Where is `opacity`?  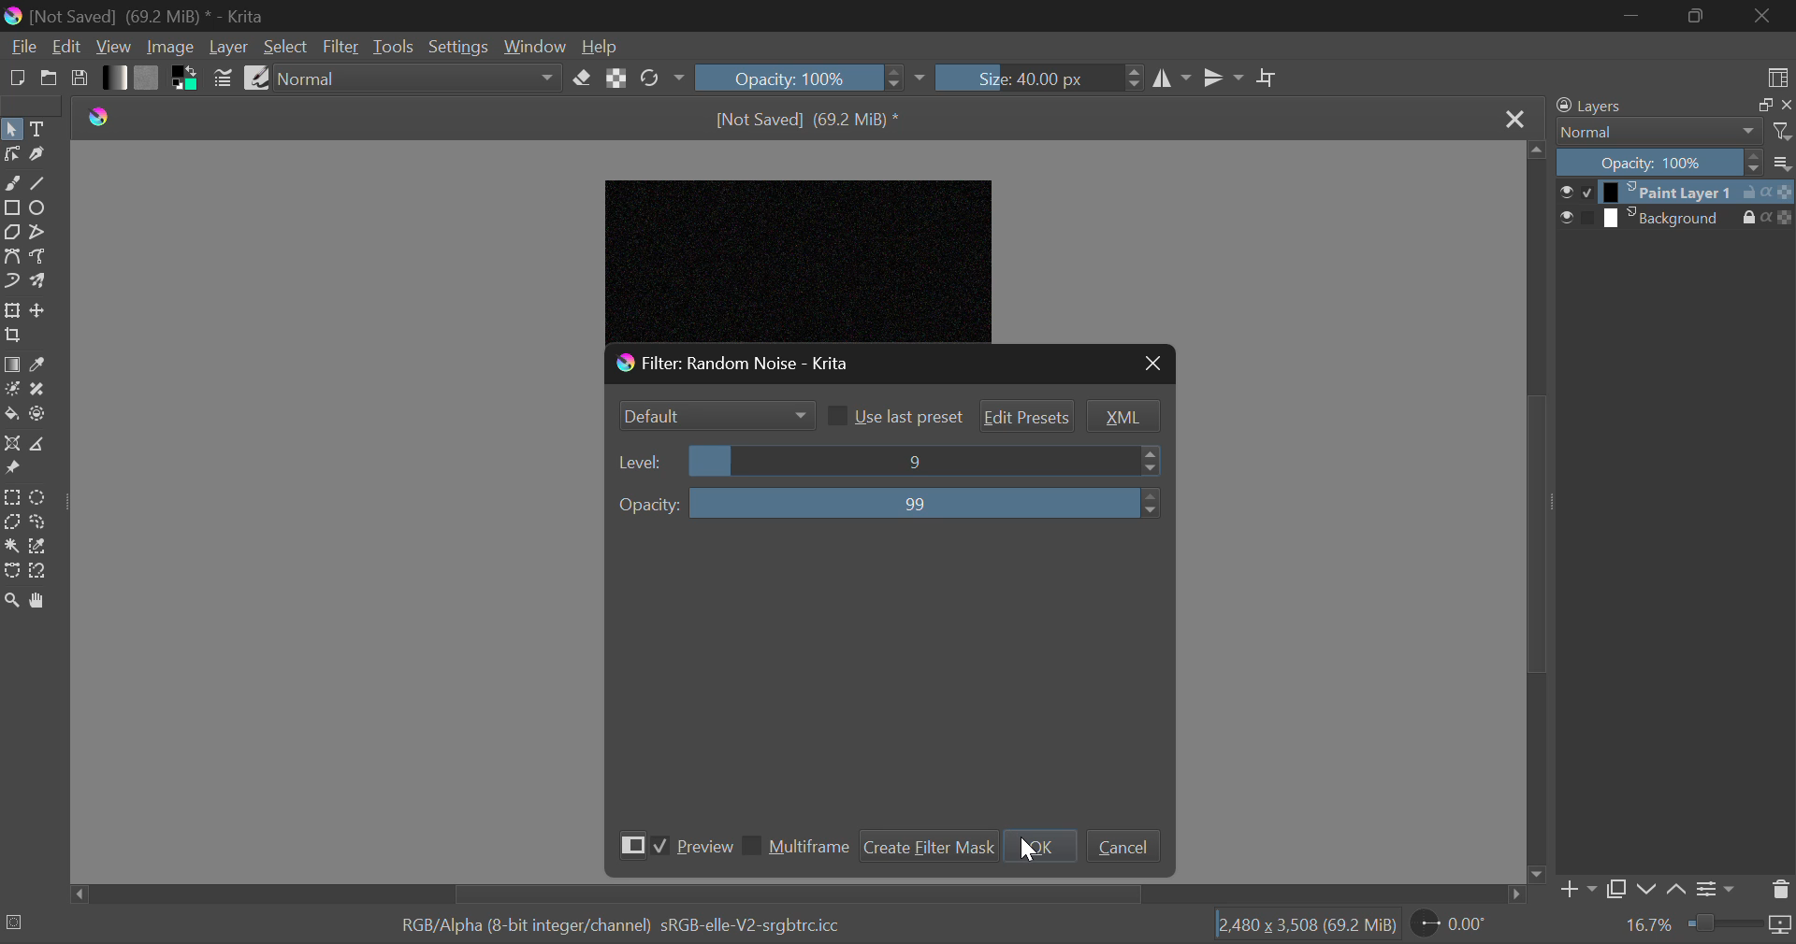
opacity is located at coordinates (1786, 193).